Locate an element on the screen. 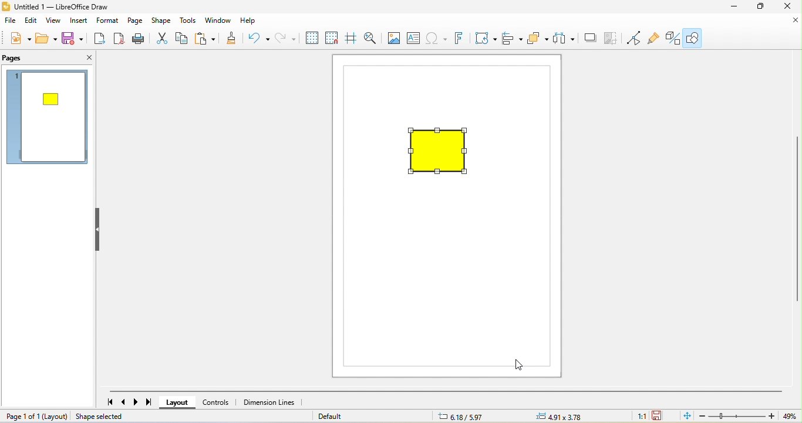 This screenshot has height=423, width=802. maximize is located at coordinates (761, 7).